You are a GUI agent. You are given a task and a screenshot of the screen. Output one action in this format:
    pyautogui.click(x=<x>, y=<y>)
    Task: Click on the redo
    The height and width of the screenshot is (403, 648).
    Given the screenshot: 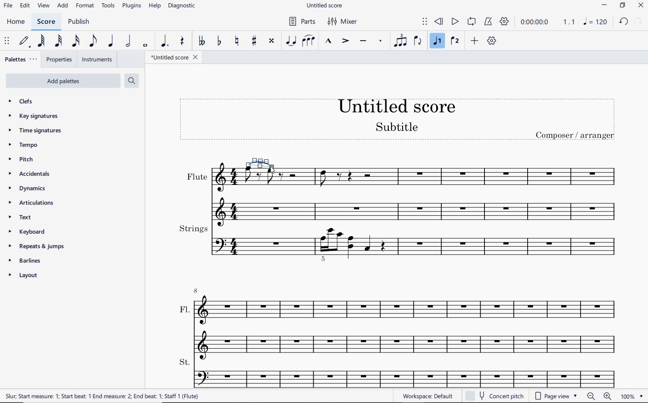 What is the action you would take?
    pyautogui.click(x=639, y=22)
    